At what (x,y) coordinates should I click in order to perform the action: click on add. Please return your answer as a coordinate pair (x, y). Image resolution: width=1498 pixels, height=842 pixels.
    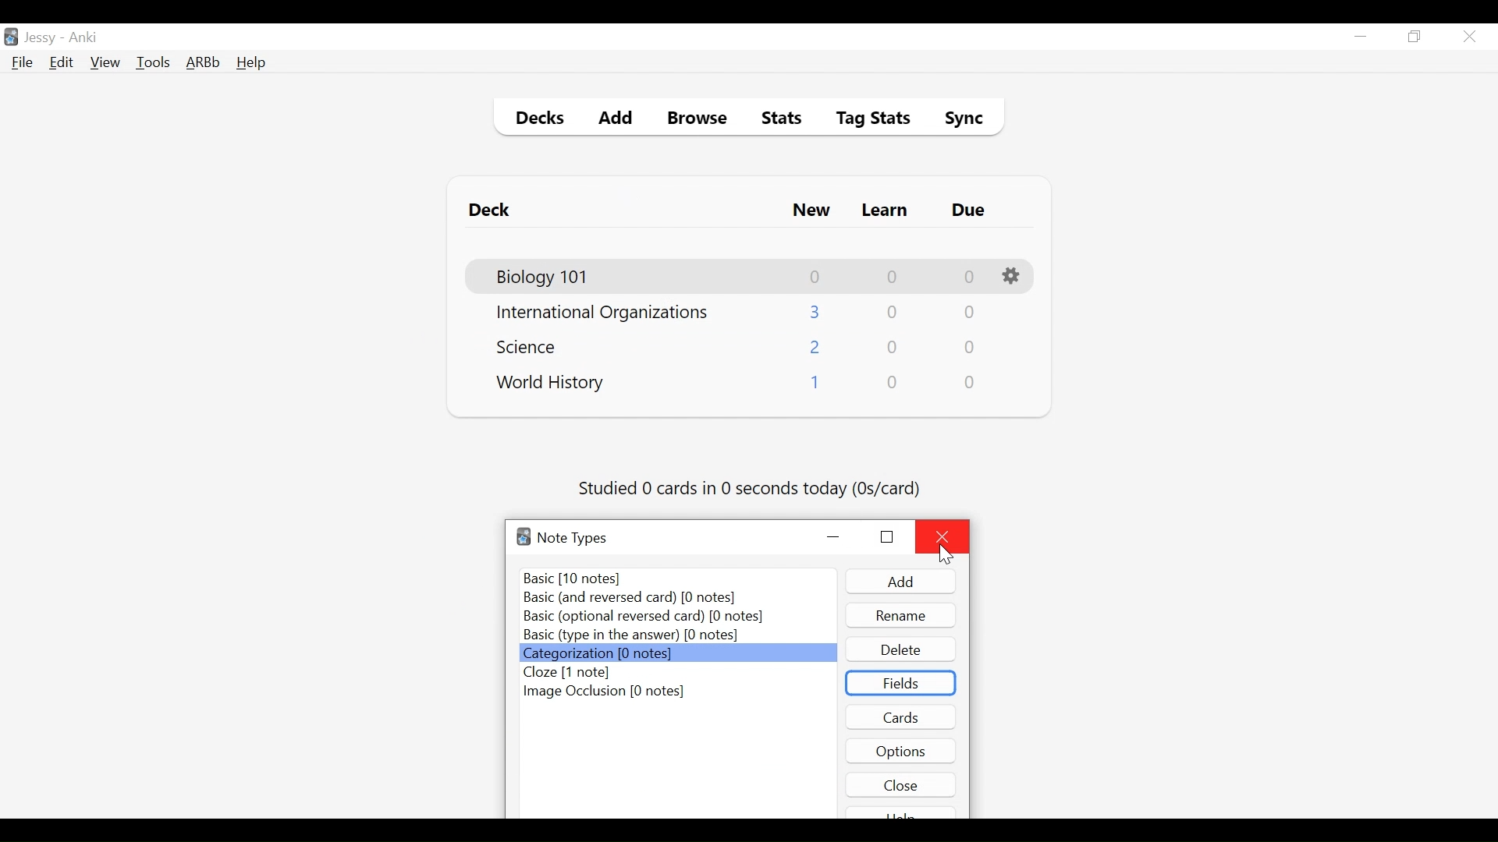
    Looking at the image, I should click on (900, 582).